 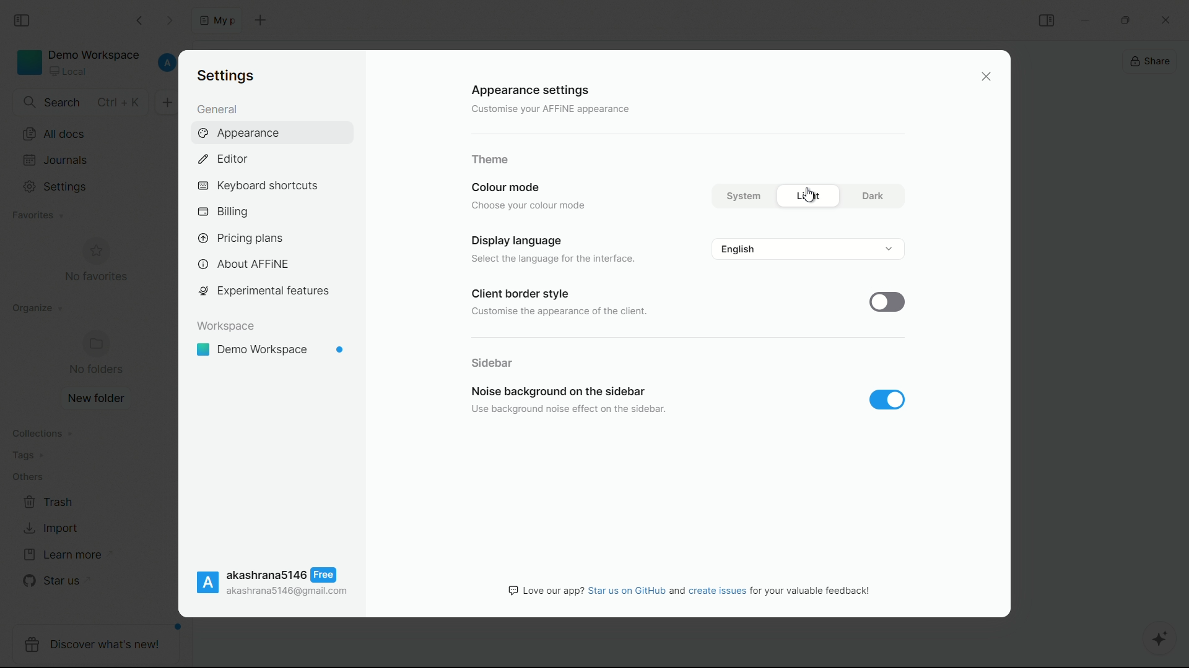 What do you see at coordinates (887, 400) in the screenshot?
I see `toggle switch` at bounding box center [887, 400].